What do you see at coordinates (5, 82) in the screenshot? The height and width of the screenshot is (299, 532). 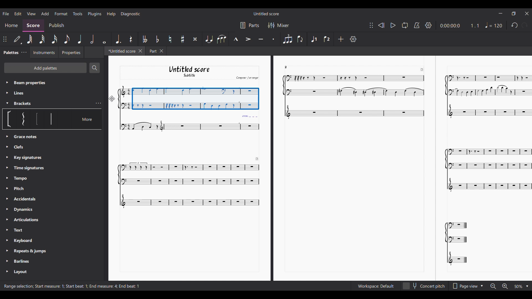 I see `` at bounding box center [5, 82].